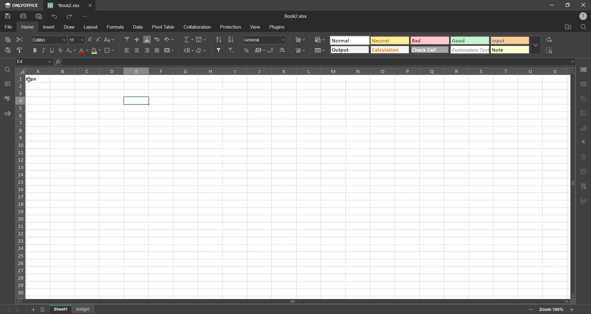 The height and width of the screenshot is (314, 591). I want to click on align bottom, so click(147, 39).